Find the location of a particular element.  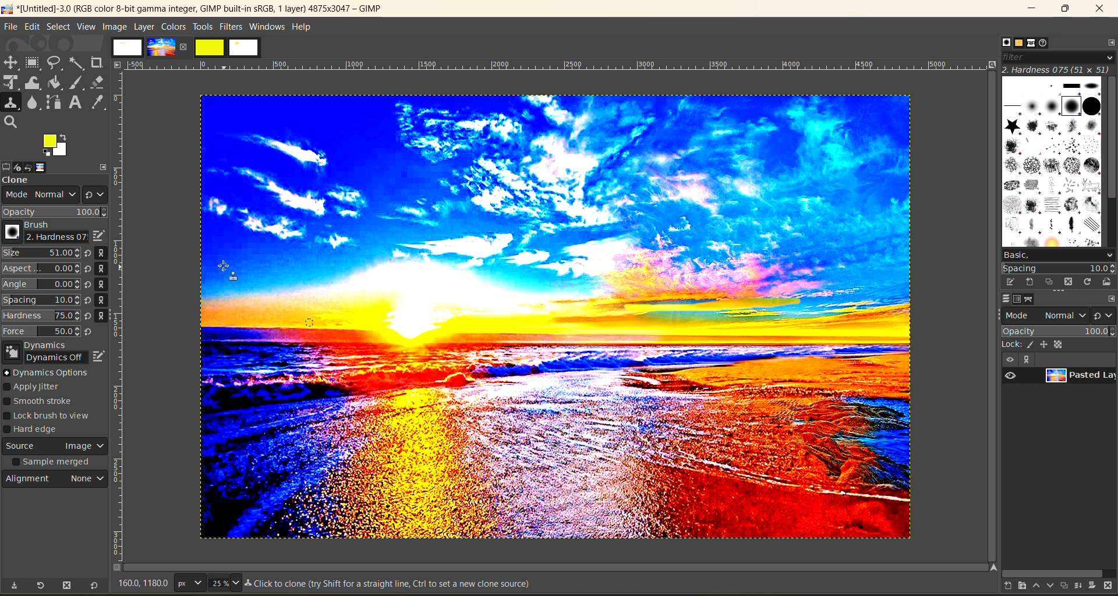

file is located at coordinates (11, 26).